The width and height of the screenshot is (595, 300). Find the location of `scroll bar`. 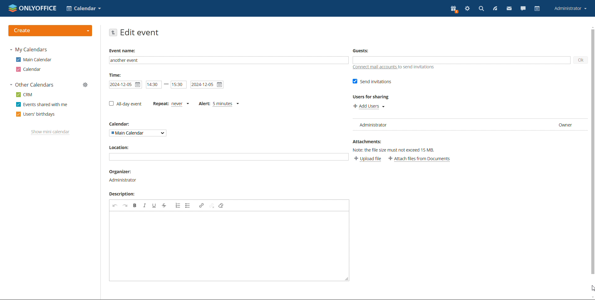

scroll bar is located at coordinates (591, 152).